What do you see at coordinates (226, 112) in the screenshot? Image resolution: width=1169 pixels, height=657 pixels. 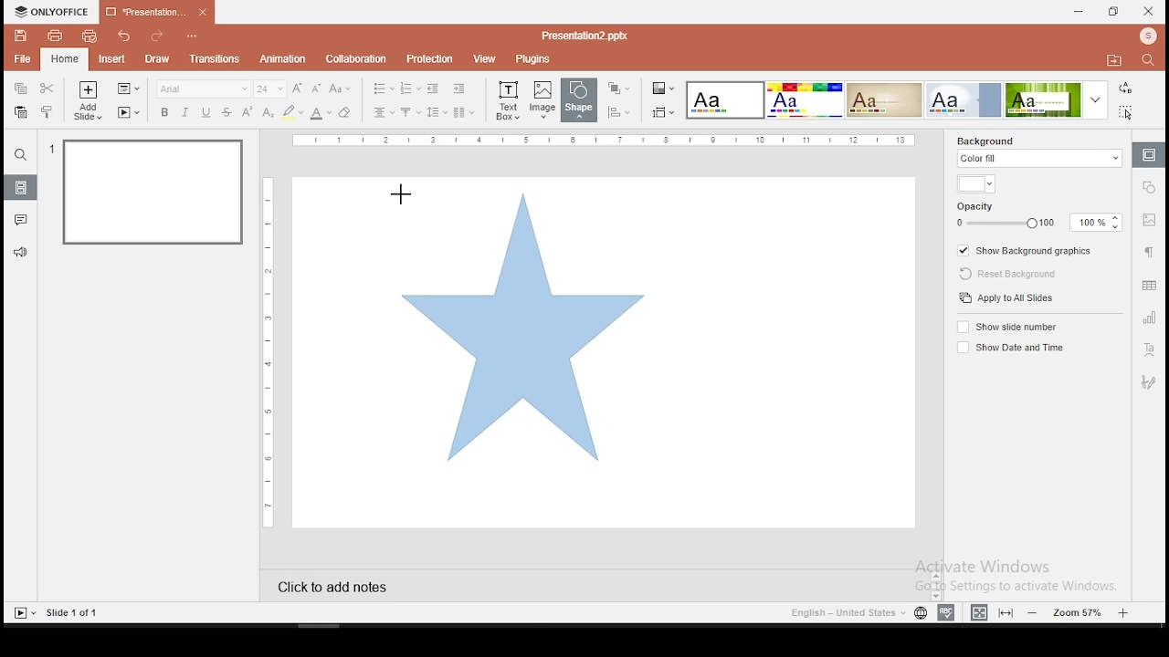 I see `strikethrough` at bounding box center [226, 112].